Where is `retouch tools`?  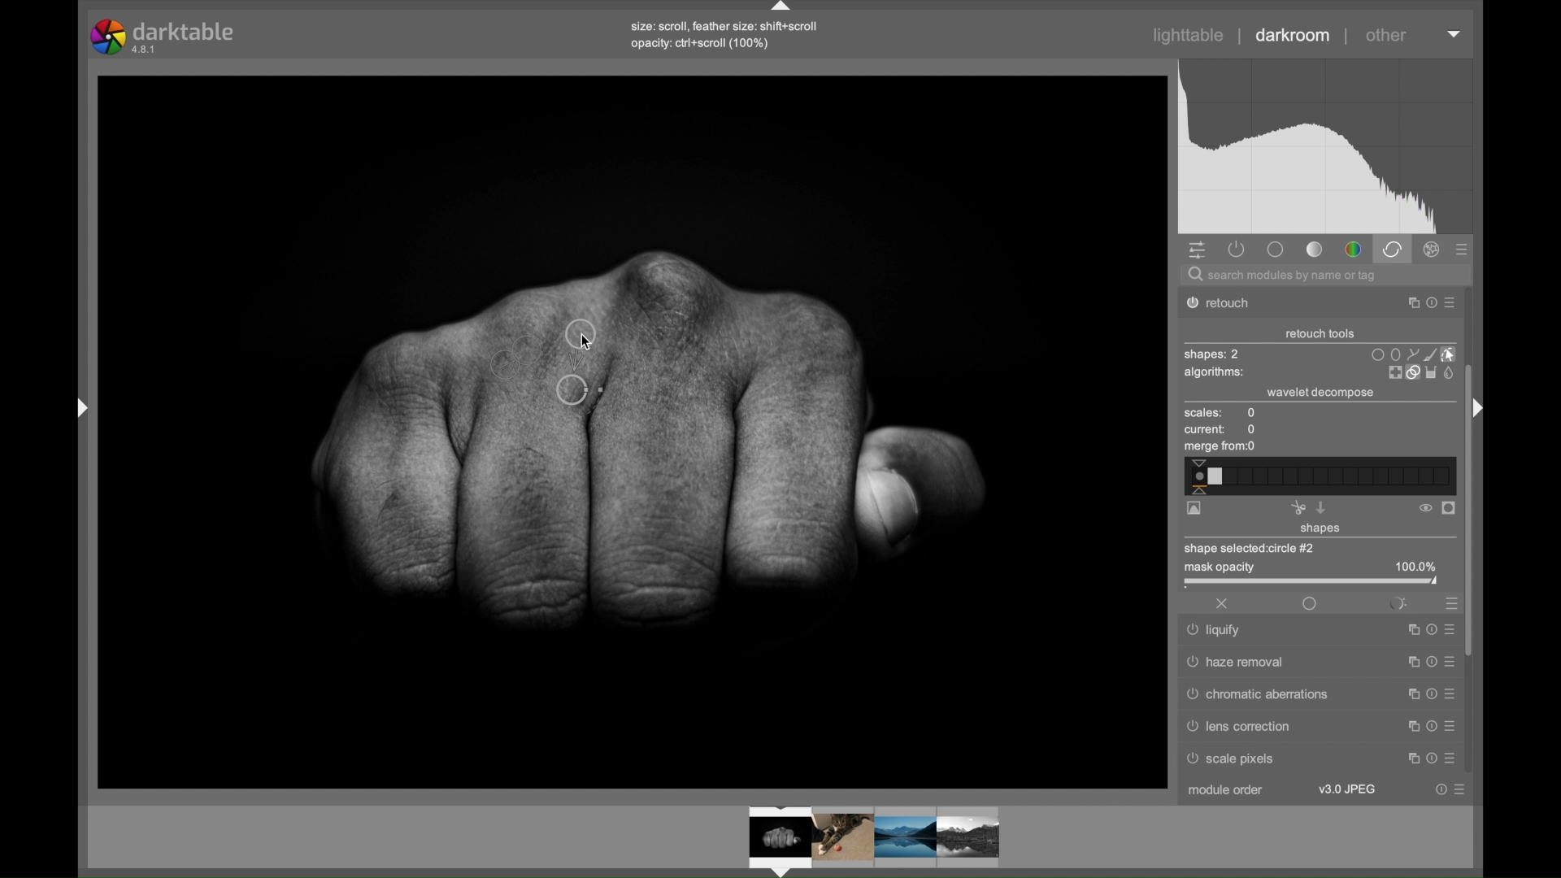
retouch tools is located at coordinates (1320, 334).